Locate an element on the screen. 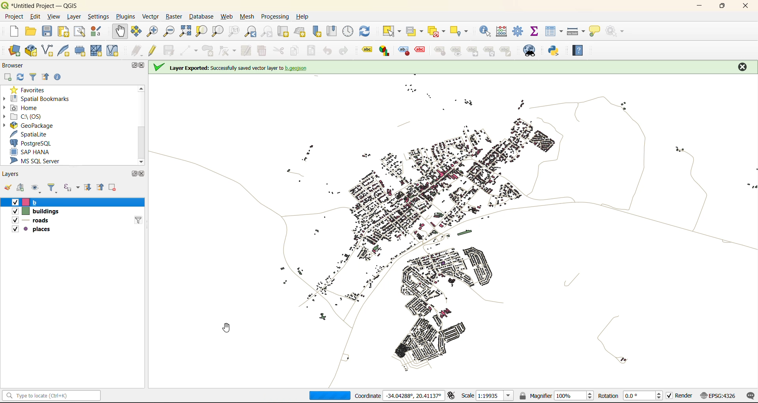 Image resolution: width=758 pixels, height=403 pixels. web is located at coordinates (228, 16).